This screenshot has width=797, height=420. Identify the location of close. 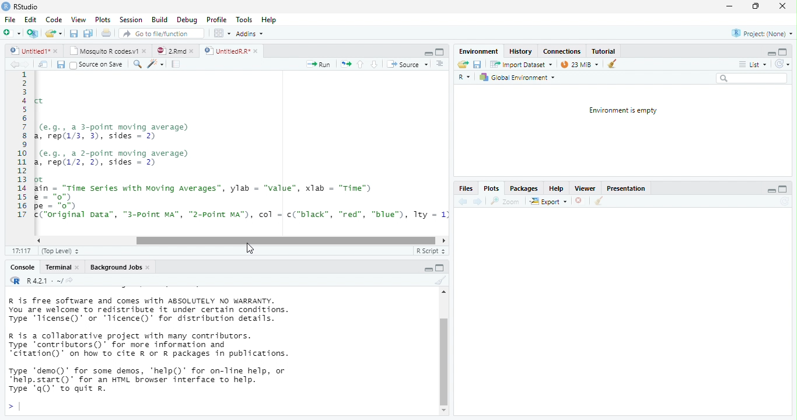
(581, 202).